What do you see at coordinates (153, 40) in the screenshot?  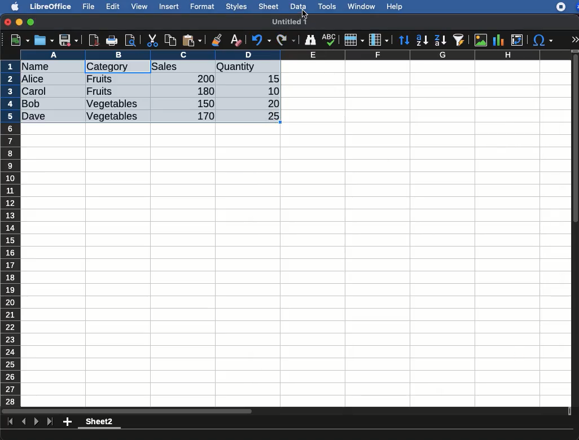 I see `cut` at bounding box center [153, 40].